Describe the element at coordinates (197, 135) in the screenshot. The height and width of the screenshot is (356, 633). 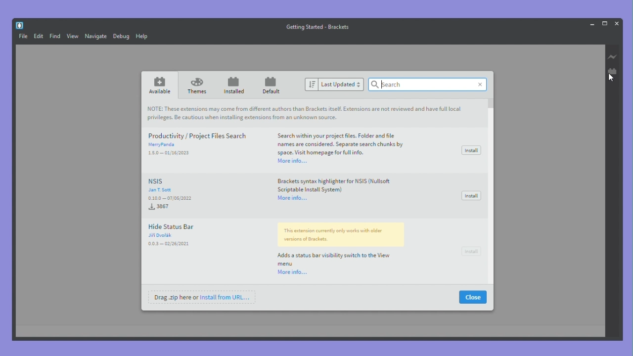
I see `Extension name productivity / project file search` at that location.